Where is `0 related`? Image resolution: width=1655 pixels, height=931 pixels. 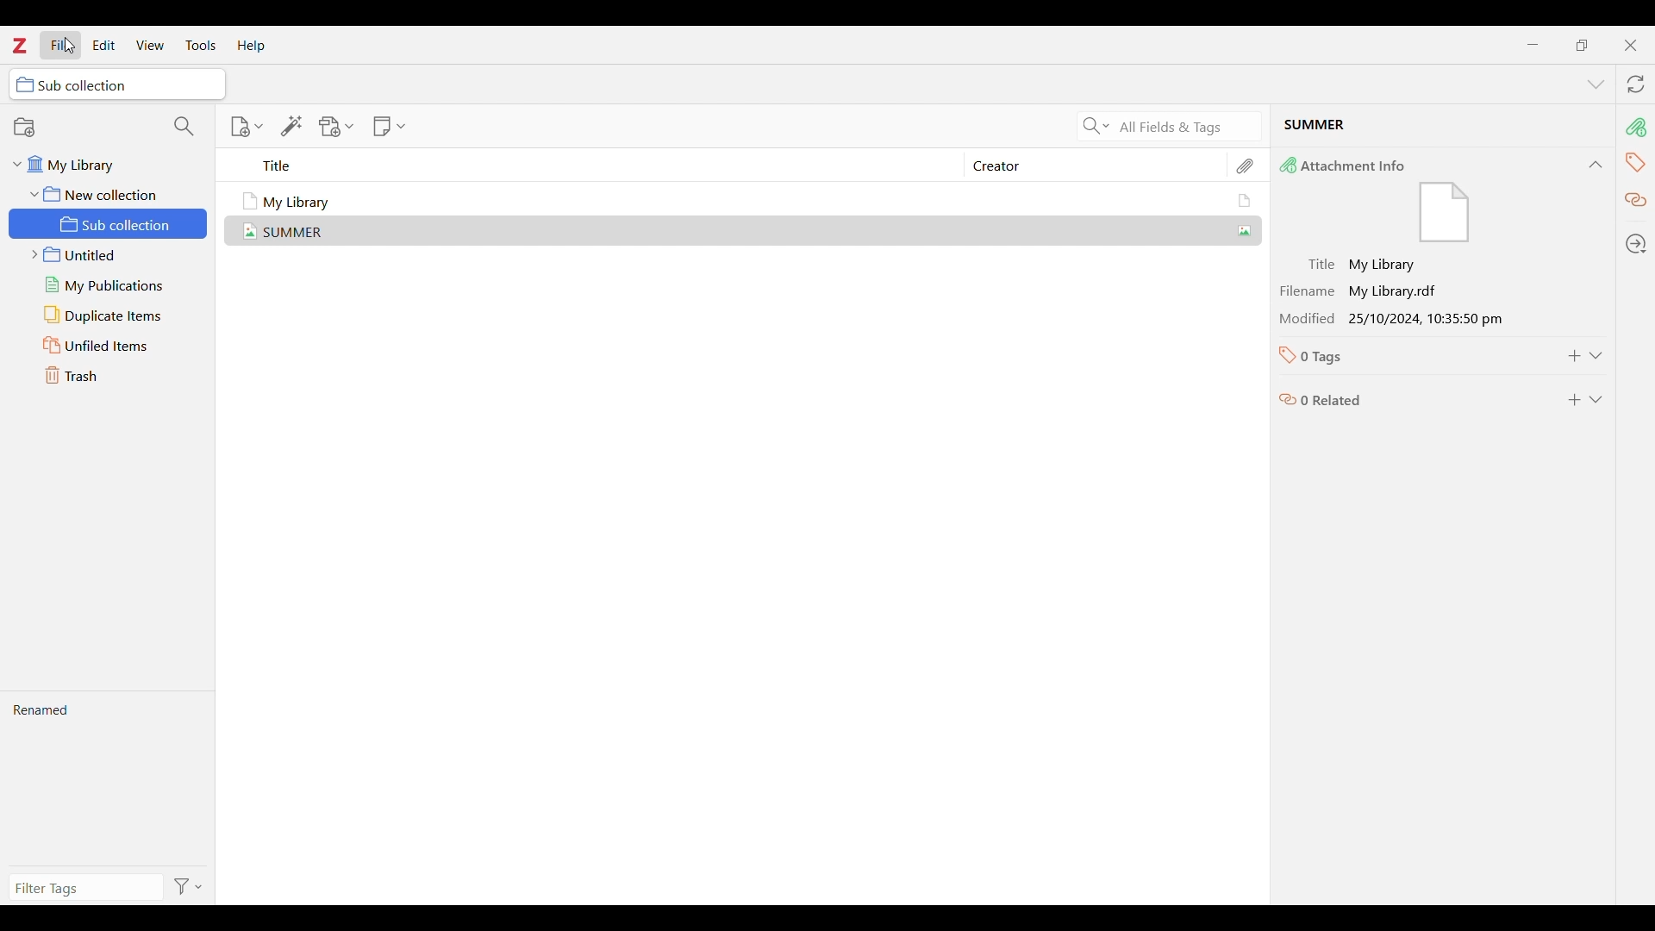 0 related is located at coordinates (1410, 396).